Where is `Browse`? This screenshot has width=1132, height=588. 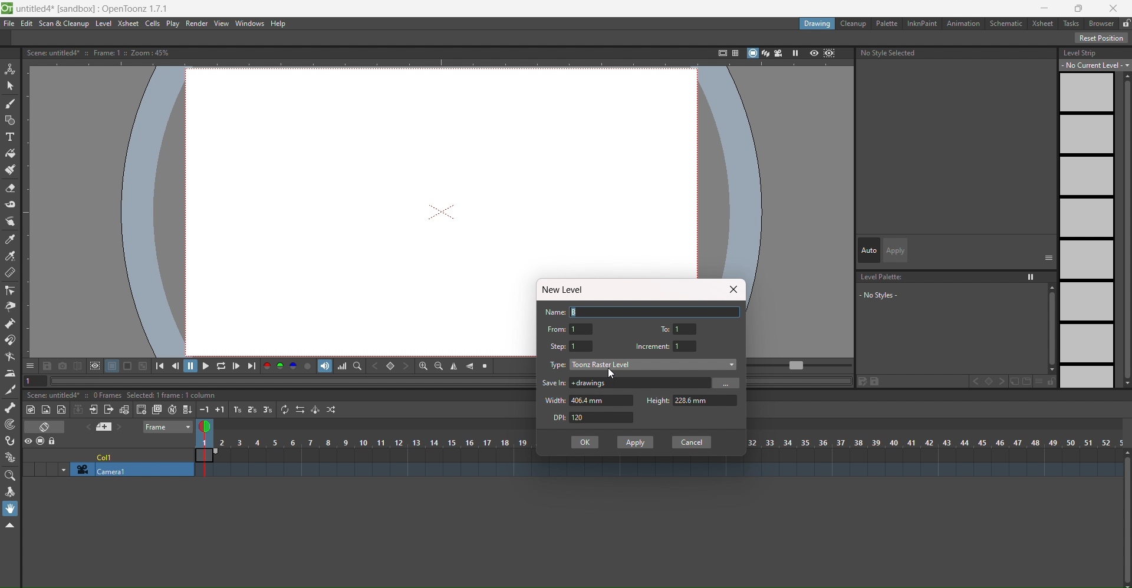
Browse is located at coordinates (725, 382).